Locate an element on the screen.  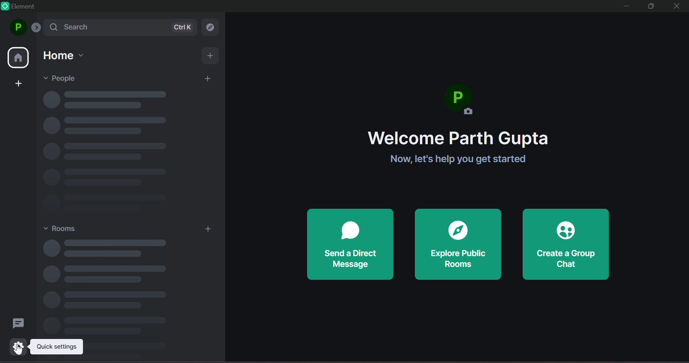
send a direct message is located at coordinates (350, 245).